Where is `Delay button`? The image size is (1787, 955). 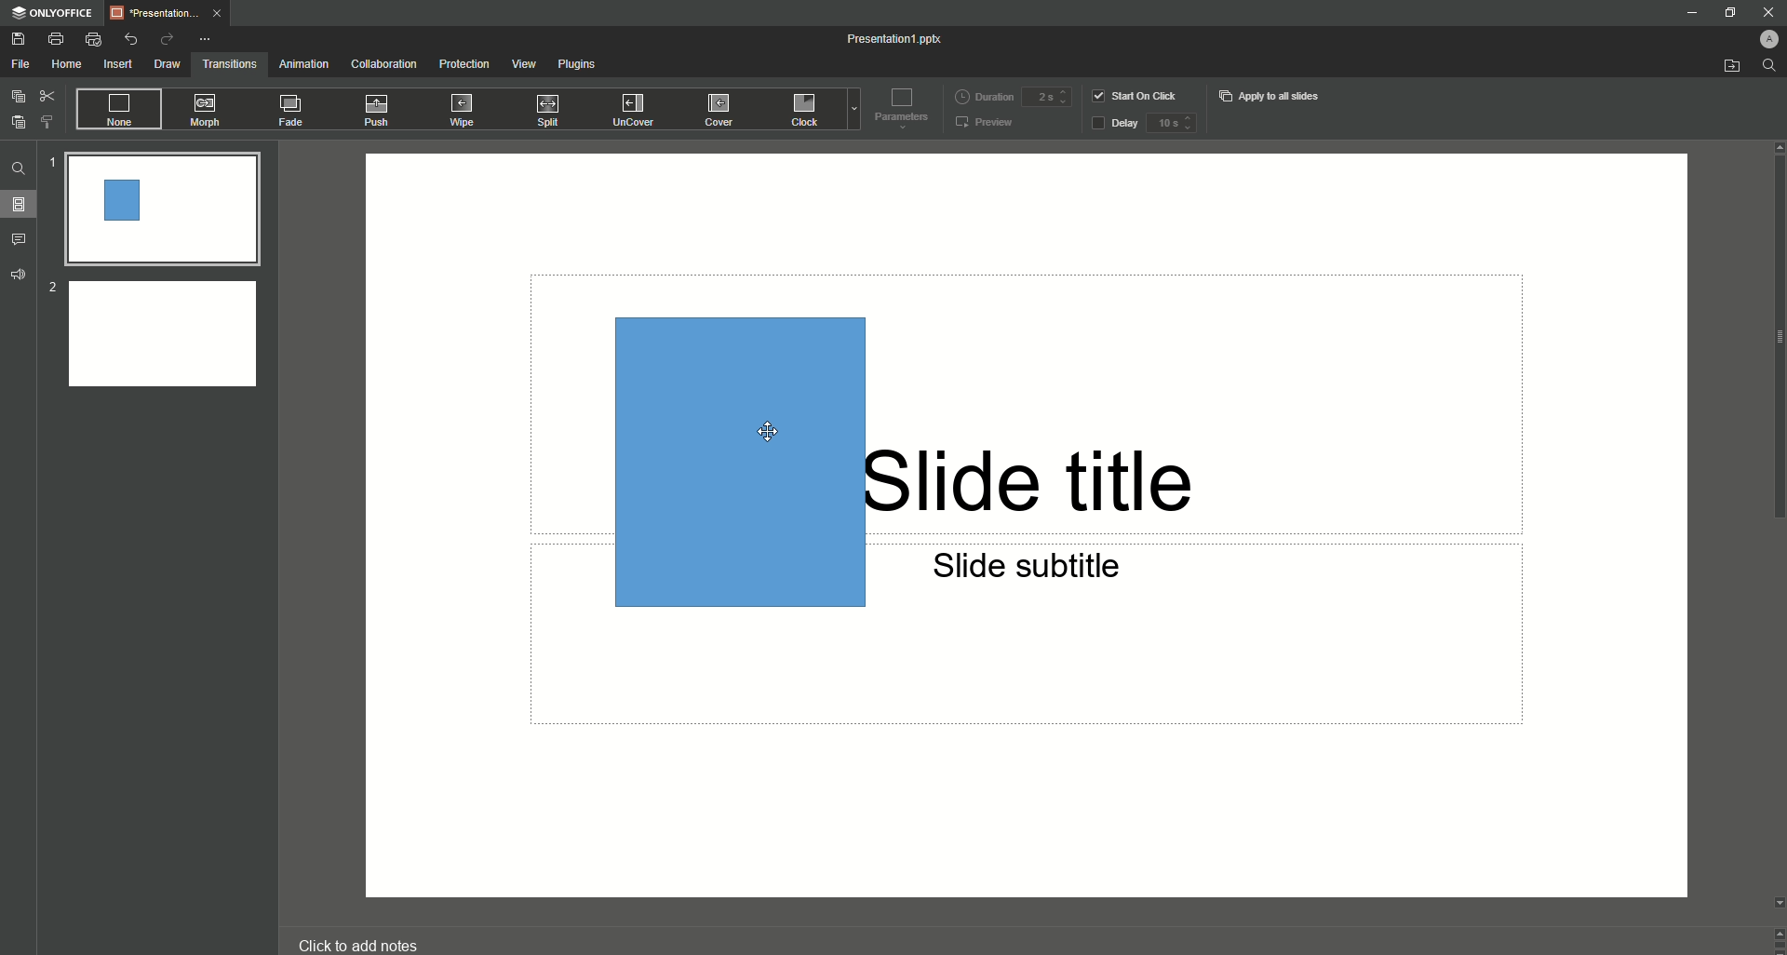 Delay button is located at coordinates (1111, 125).